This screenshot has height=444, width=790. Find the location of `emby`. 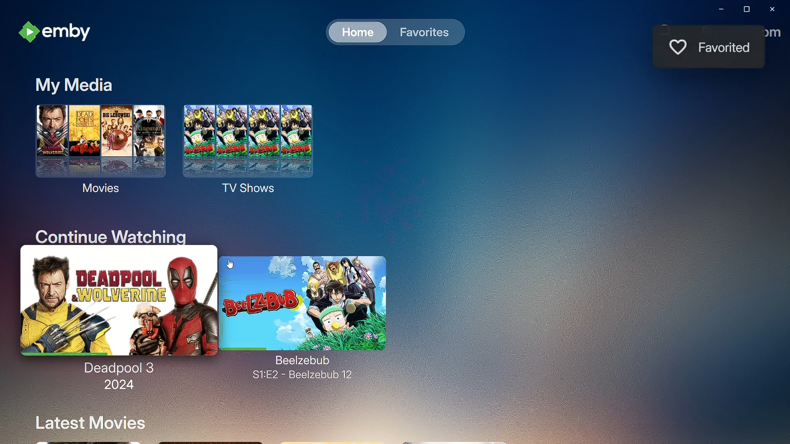

emby is located at coordinates (55, 33).